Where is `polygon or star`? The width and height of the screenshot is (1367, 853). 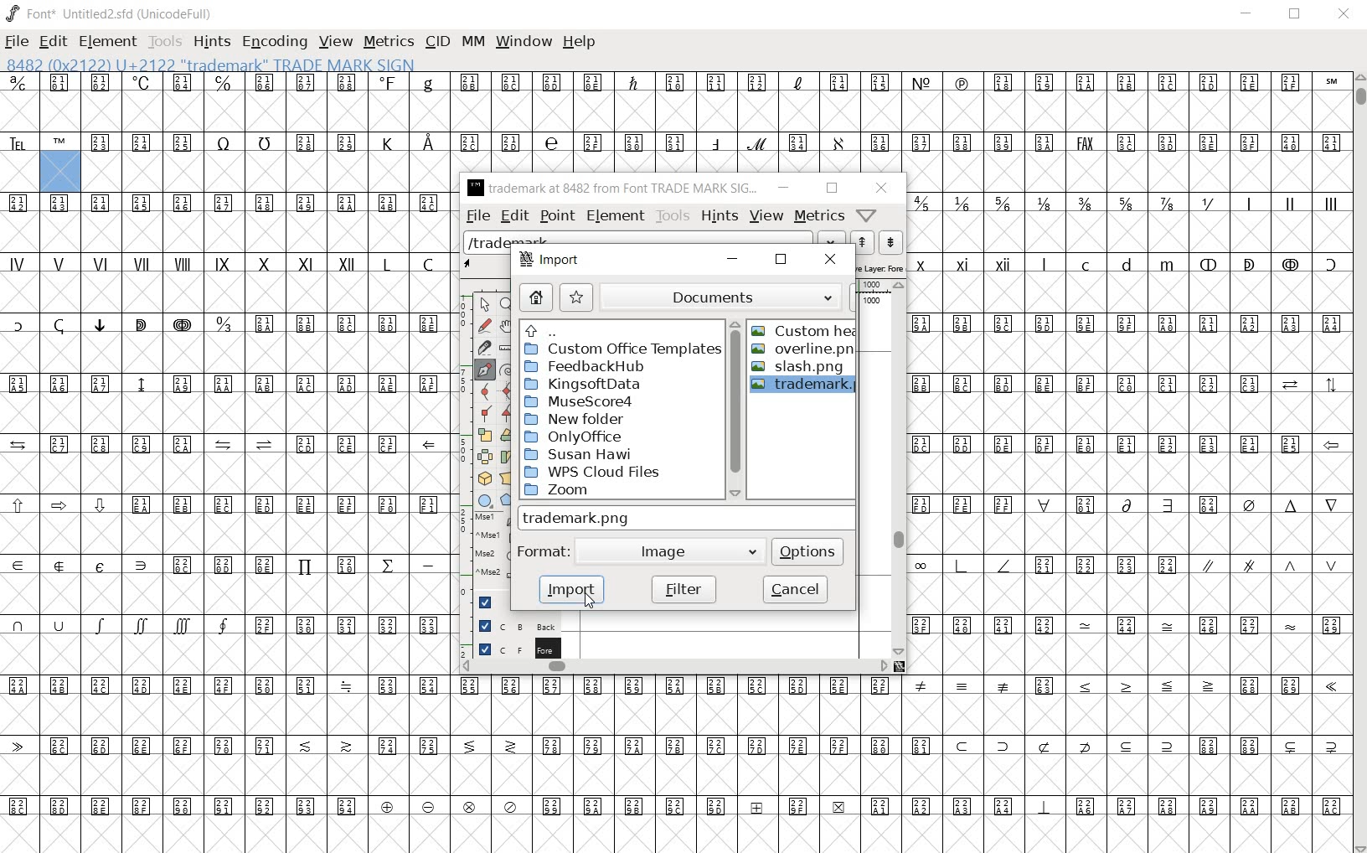 polygon or star is located at coordinates (506, 499).